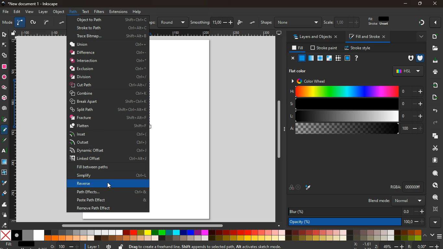 This screenshot has width=443, height=249. I want to click on twist, so click(4, 173).